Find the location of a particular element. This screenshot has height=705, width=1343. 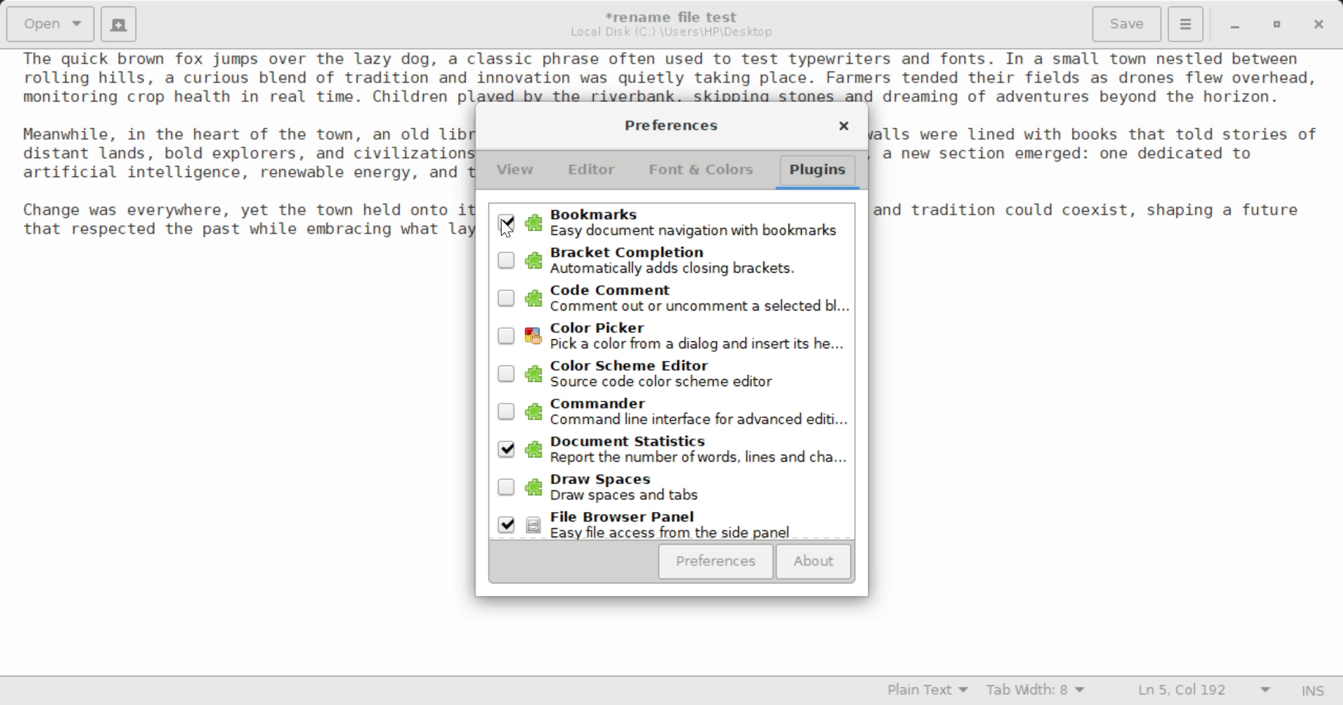

Sample text about a charming town is located at coordinates (671, 76).